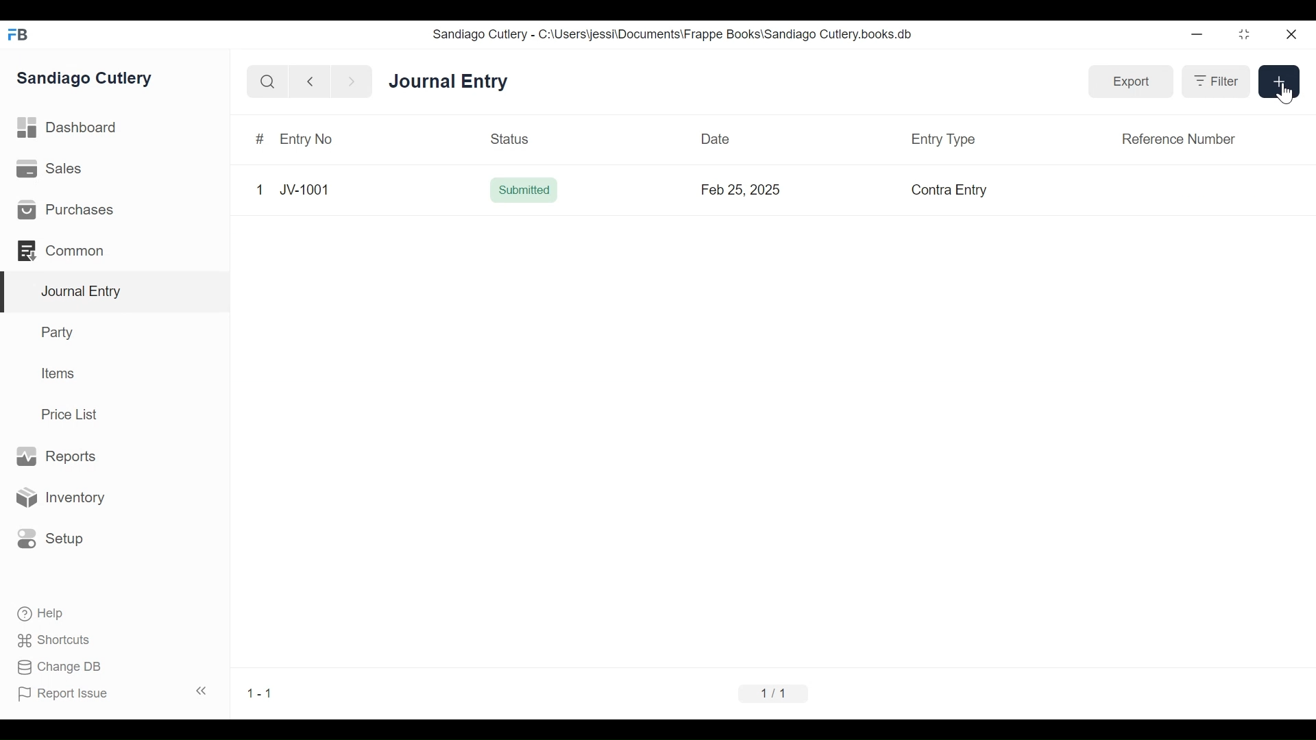 The width and height of the screenshot is (1316, 740). What do you see at coordinates (1290, 35) in the screenshot?
I see `Close` at bounding box center [1290, 35].